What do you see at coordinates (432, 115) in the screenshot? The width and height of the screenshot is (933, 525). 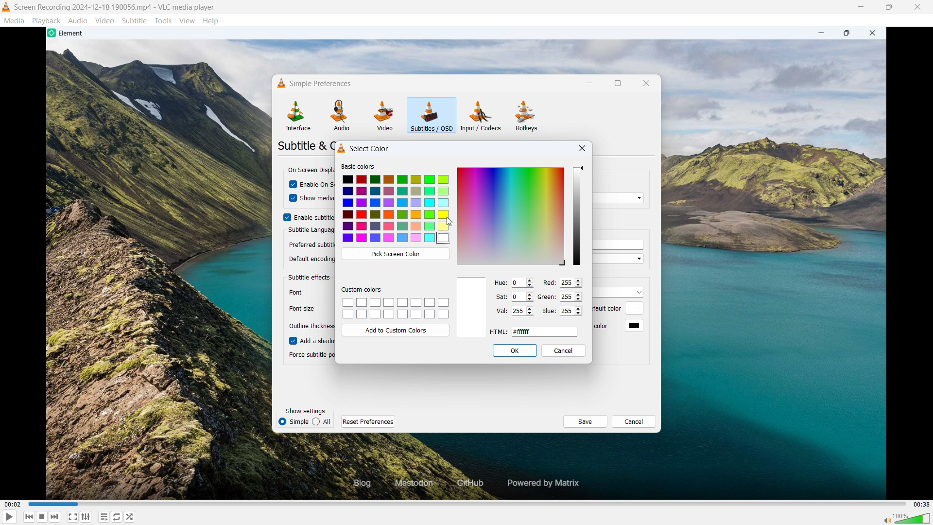 I see `Subtitles or OSD ` at bounding box center [432, 115].